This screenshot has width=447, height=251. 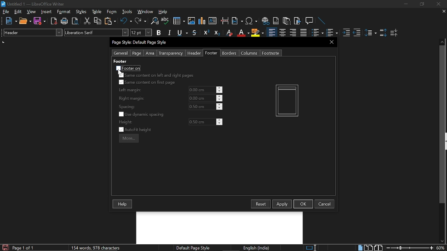 What do you see at coordinates (97, 12) in the screenshot?
I see `table` at bounding box center [97, 12].